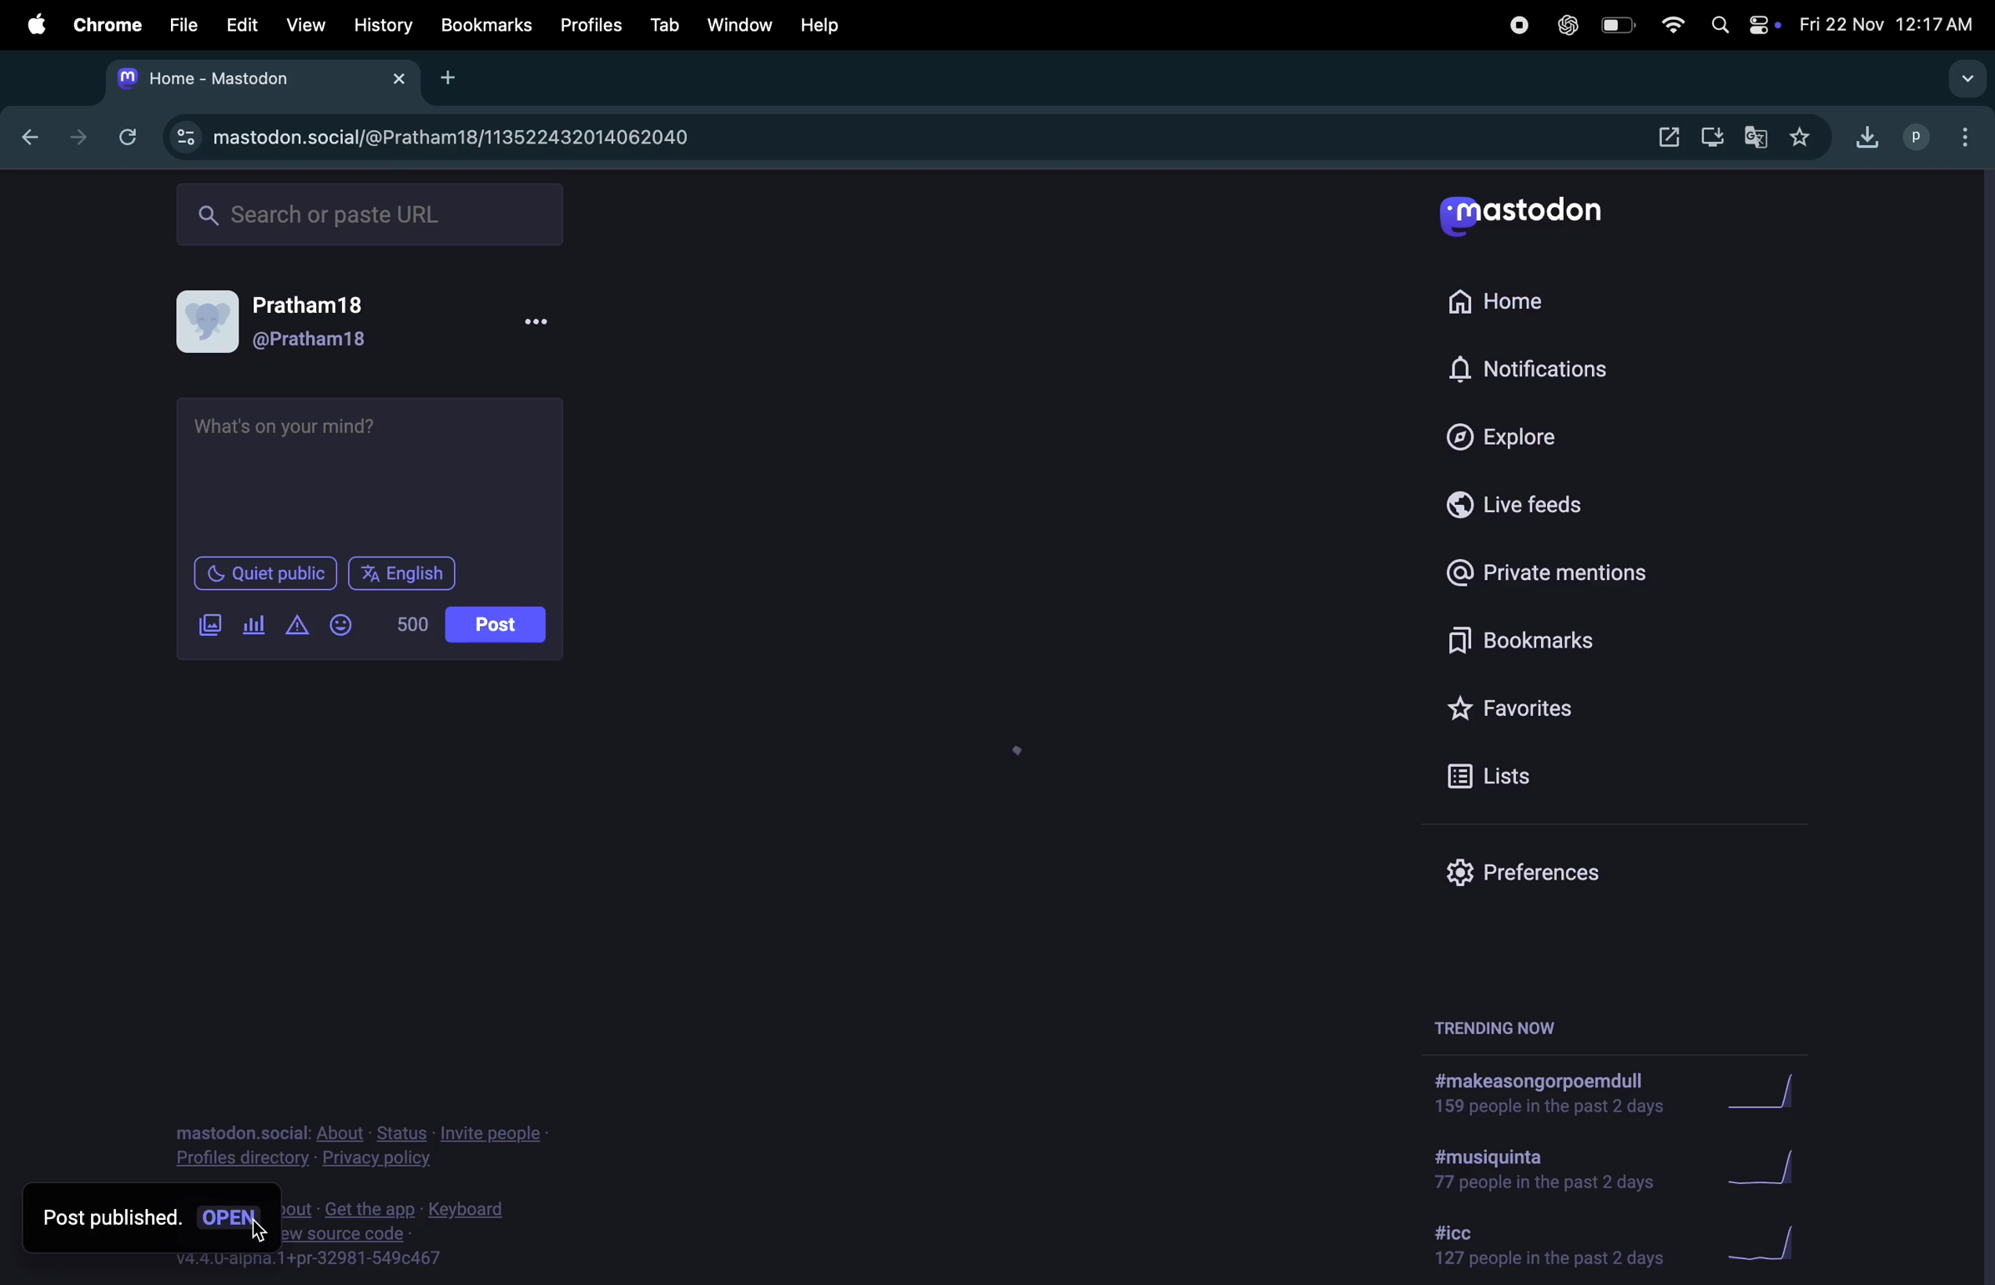 Image resolution: width=1995 pixels, height=1285 pixels. I want to click on view site information, so click(184, 138).